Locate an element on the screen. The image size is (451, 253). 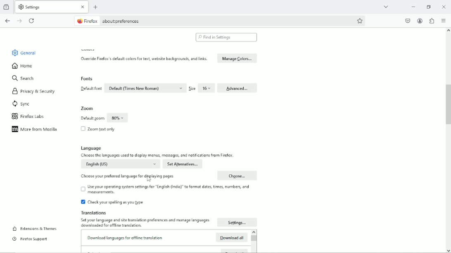
More from Mozilla is located at coordinates (40, 129).